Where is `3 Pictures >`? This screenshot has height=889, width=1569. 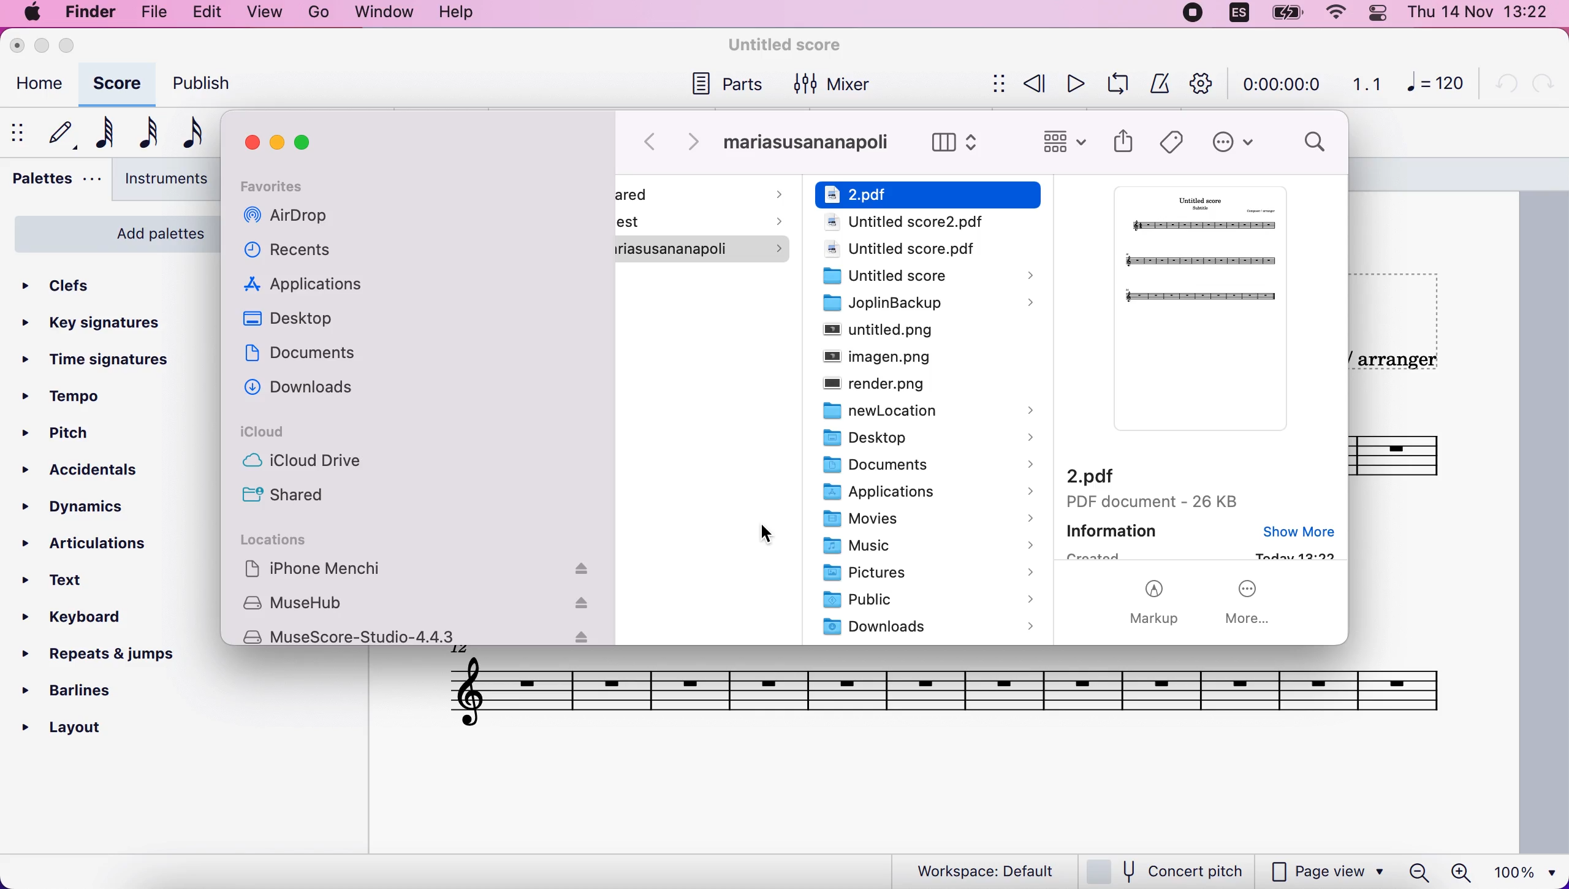
3 Pictures > is located at coordinates (926, 574).